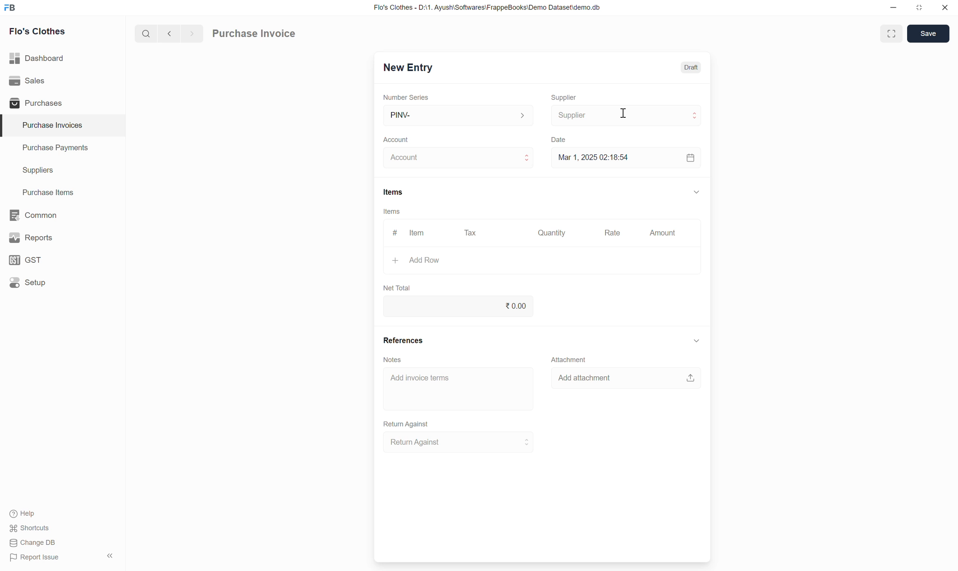  What do you see at coordinates (696, 341) in the screenshot?
I see `Collapse` at bounding box center [696, 341].